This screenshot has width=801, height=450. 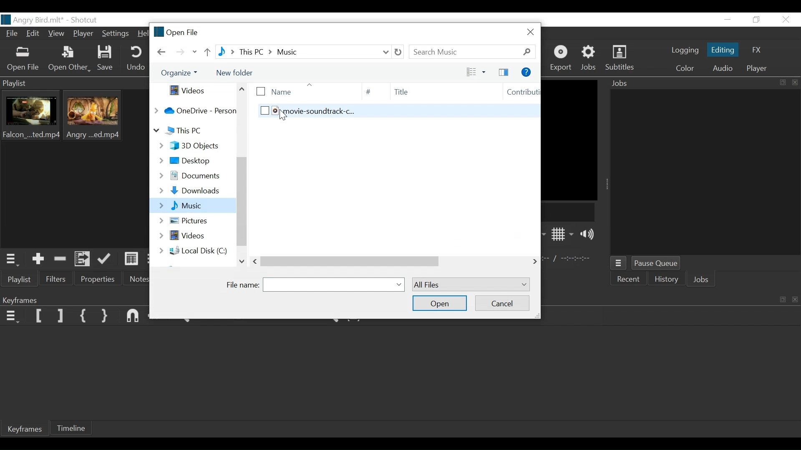 I want to click on Close, so click(x=529, y=32).